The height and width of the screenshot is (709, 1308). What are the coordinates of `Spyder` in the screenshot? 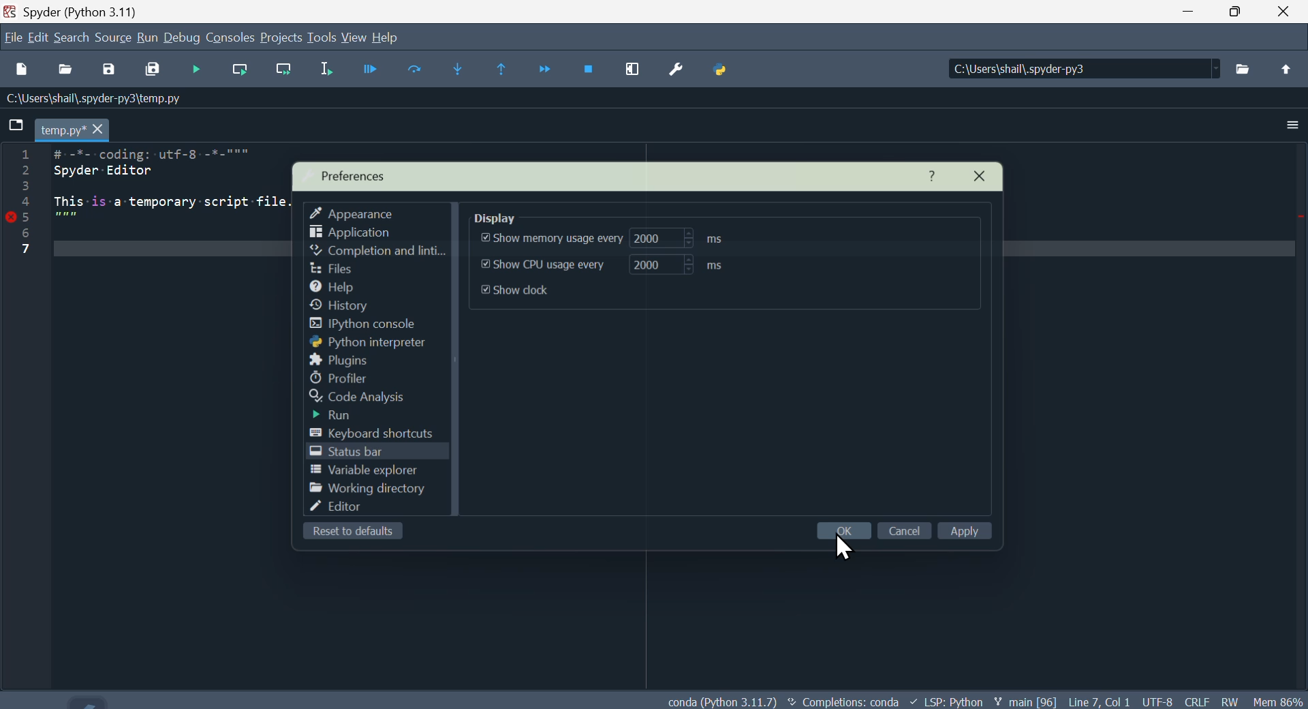 It's located at (87, 11).